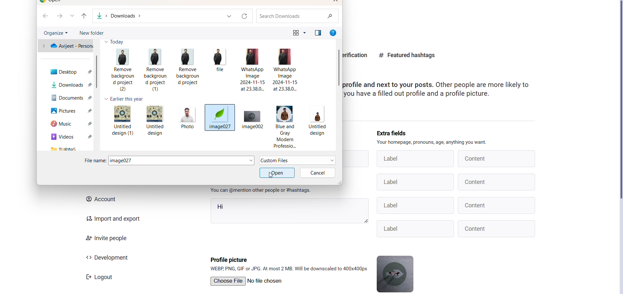 The width and height of the screenshot is (623, 294). I want to click on back, so click(45, 16).